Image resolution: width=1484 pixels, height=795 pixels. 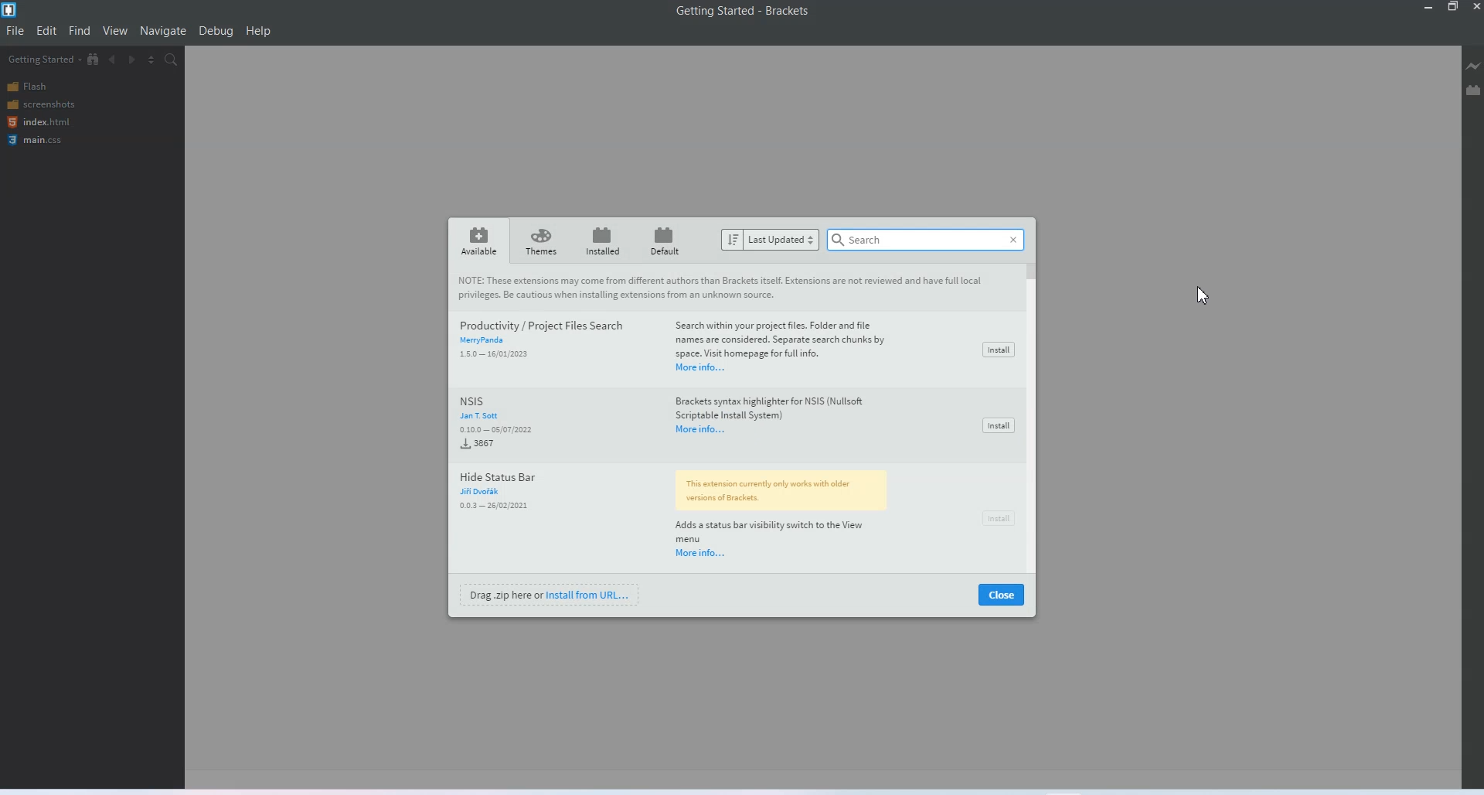 What do you see at coordinates (39, 87) in the screenshot?
I see `Flash` at bounding box center [39, 87].